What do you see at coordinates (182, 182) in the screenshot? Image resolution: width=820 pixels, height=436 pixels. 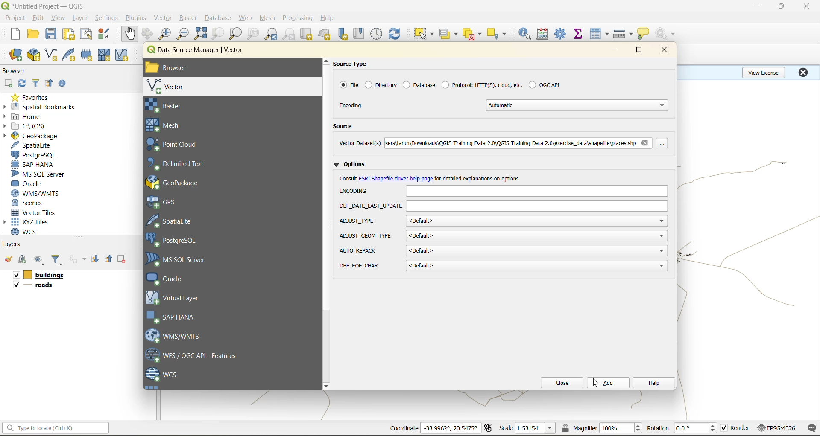 I see `geo package` at bounding box center [182, 182].